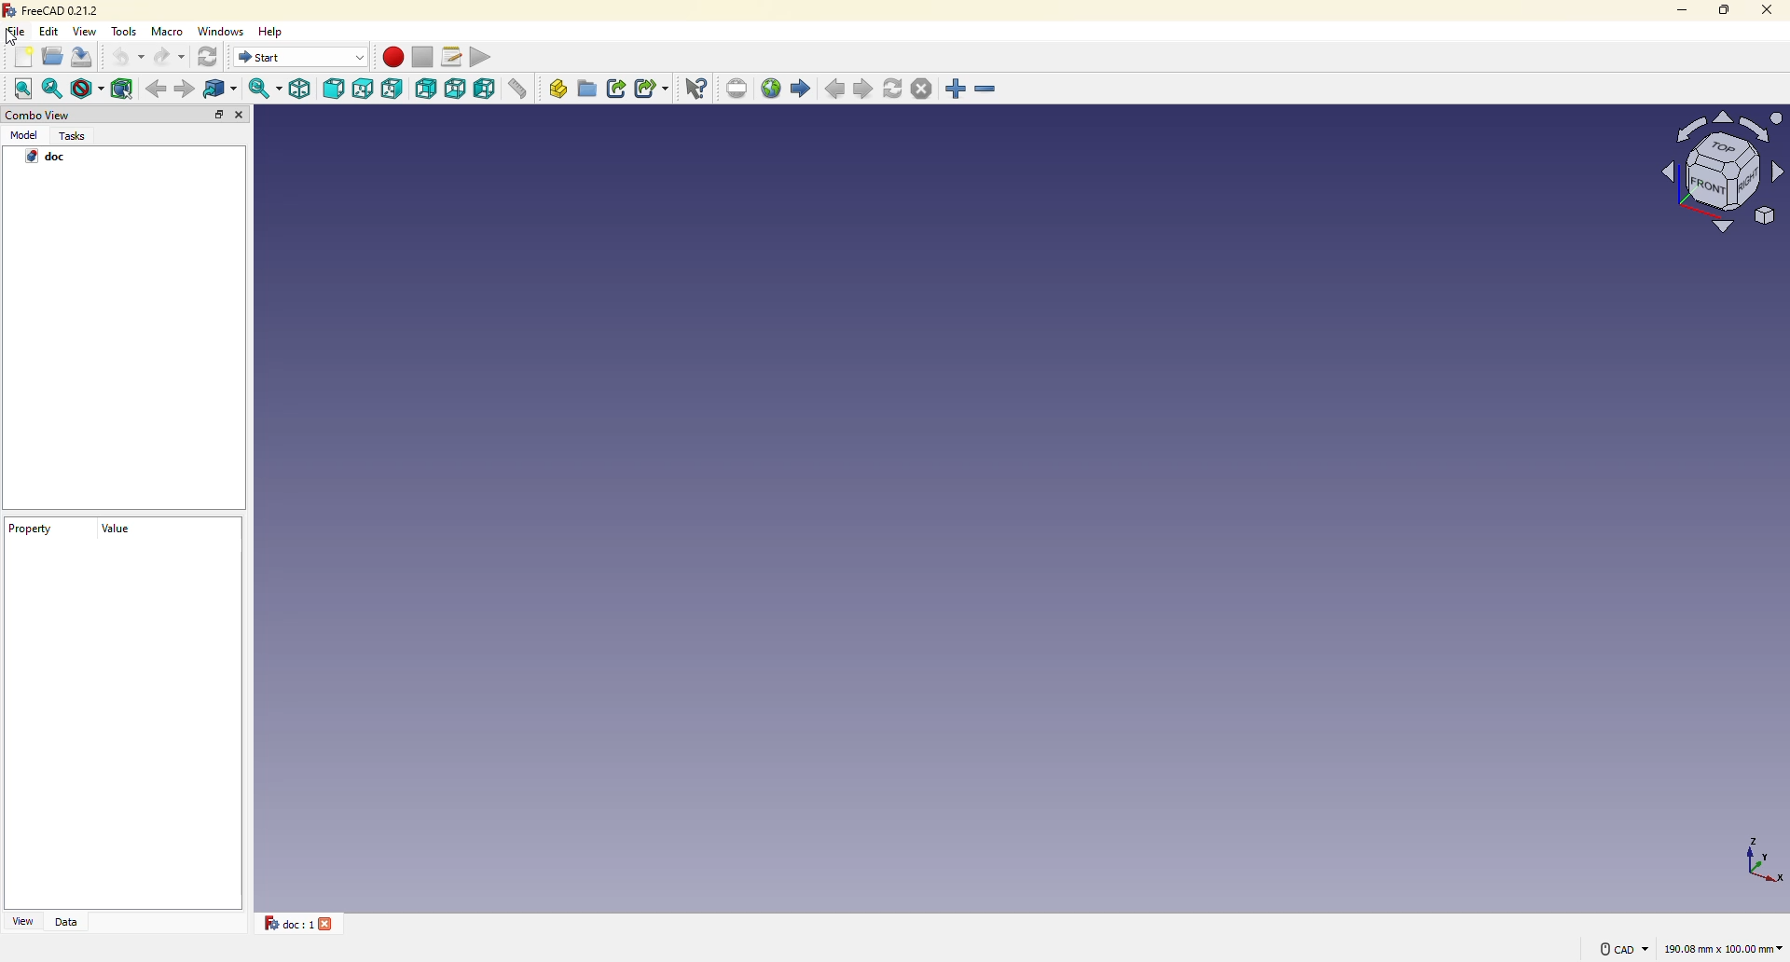 Image resolution: width=1790 pixels, height=962 pixels. Describe the element at coordinates (128, 58) in the screenshot. I see `undo` at that location.